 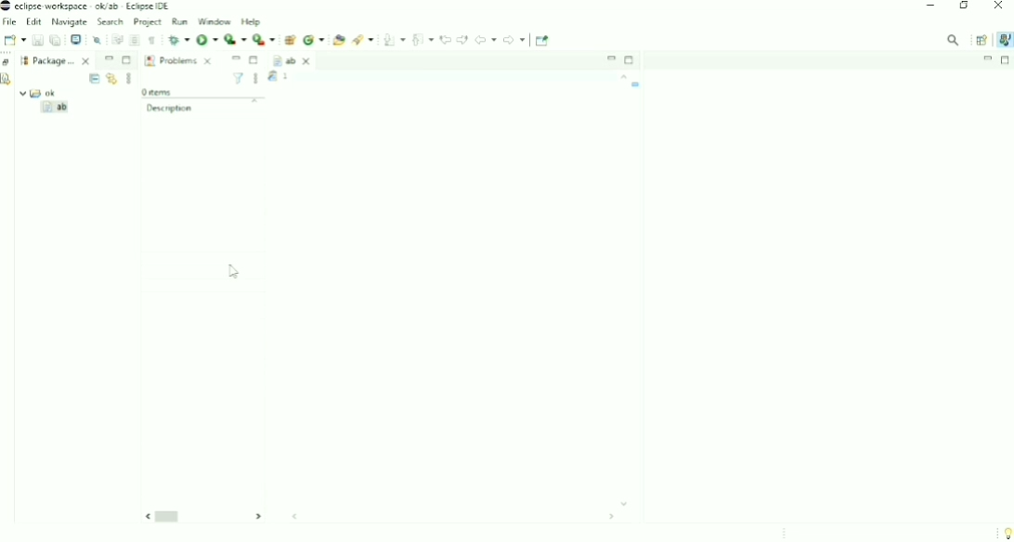 I want to click on Horizontal scrollbar, so click(x=388, y=516).